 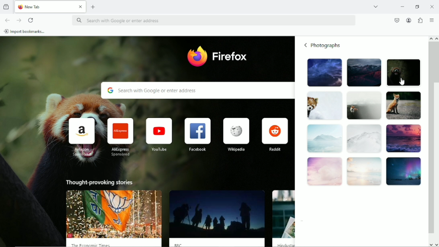 What do you see at coordinates (44, 6) in the screenshot?
I see `New tab` at bounding box center [44, 6].